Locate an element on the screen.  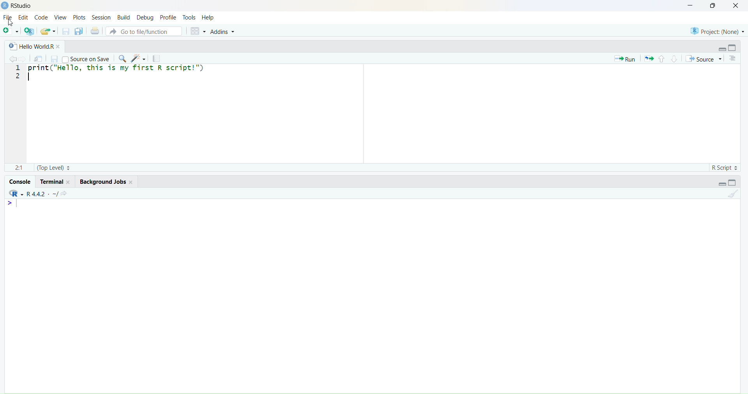
Build is located at coordinates (124, 17).